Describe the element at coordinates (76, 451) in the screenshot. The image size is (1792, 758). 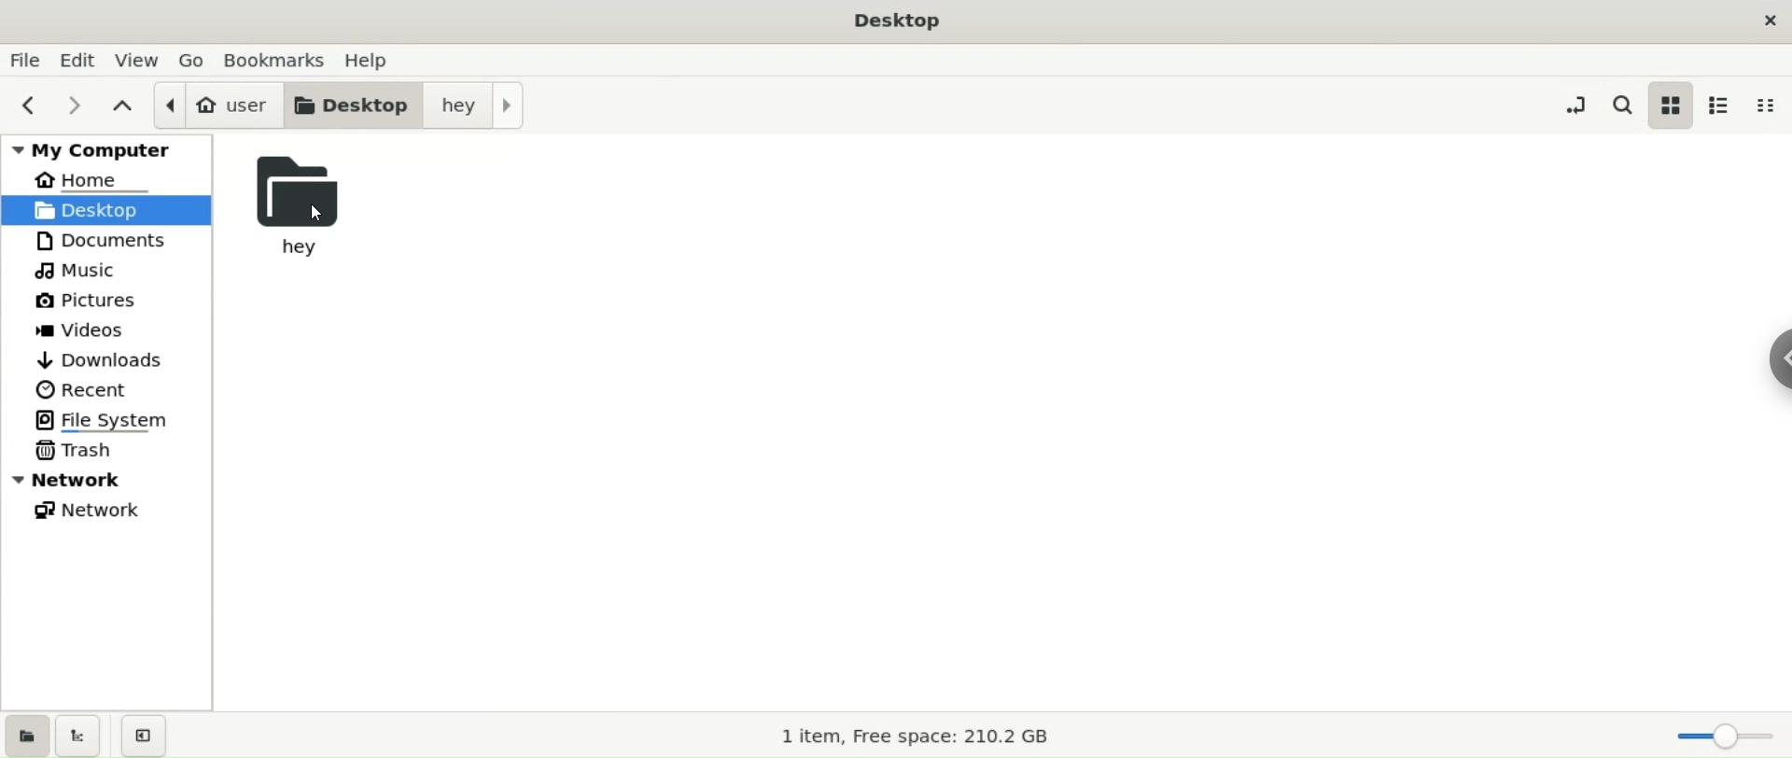
I see `trash` at that location.